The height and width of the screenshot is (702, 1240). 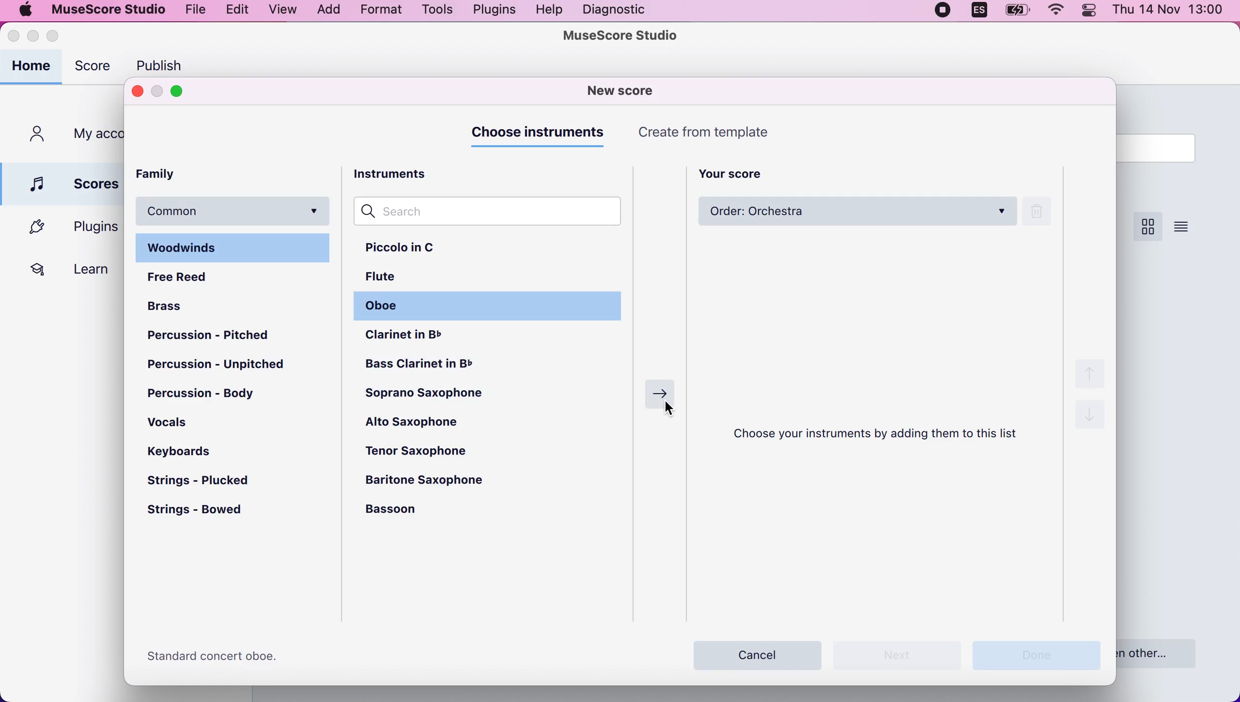 I want to click on language, so click(x=976, y=13).